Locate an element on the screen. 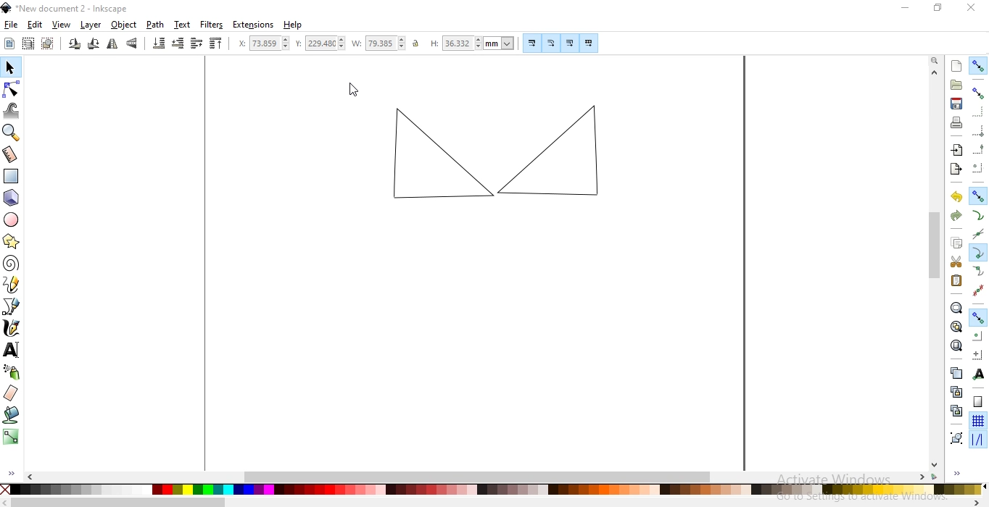 Image resolution: width=989 pixels, height=507 pixels. export document is located at coordinates (954, 169).